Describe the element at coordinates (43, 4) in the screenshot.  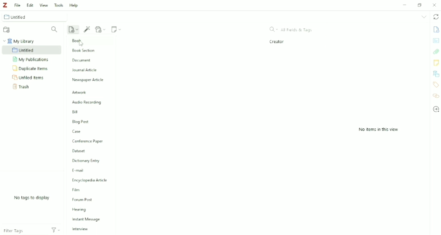
I see `View` at that location.